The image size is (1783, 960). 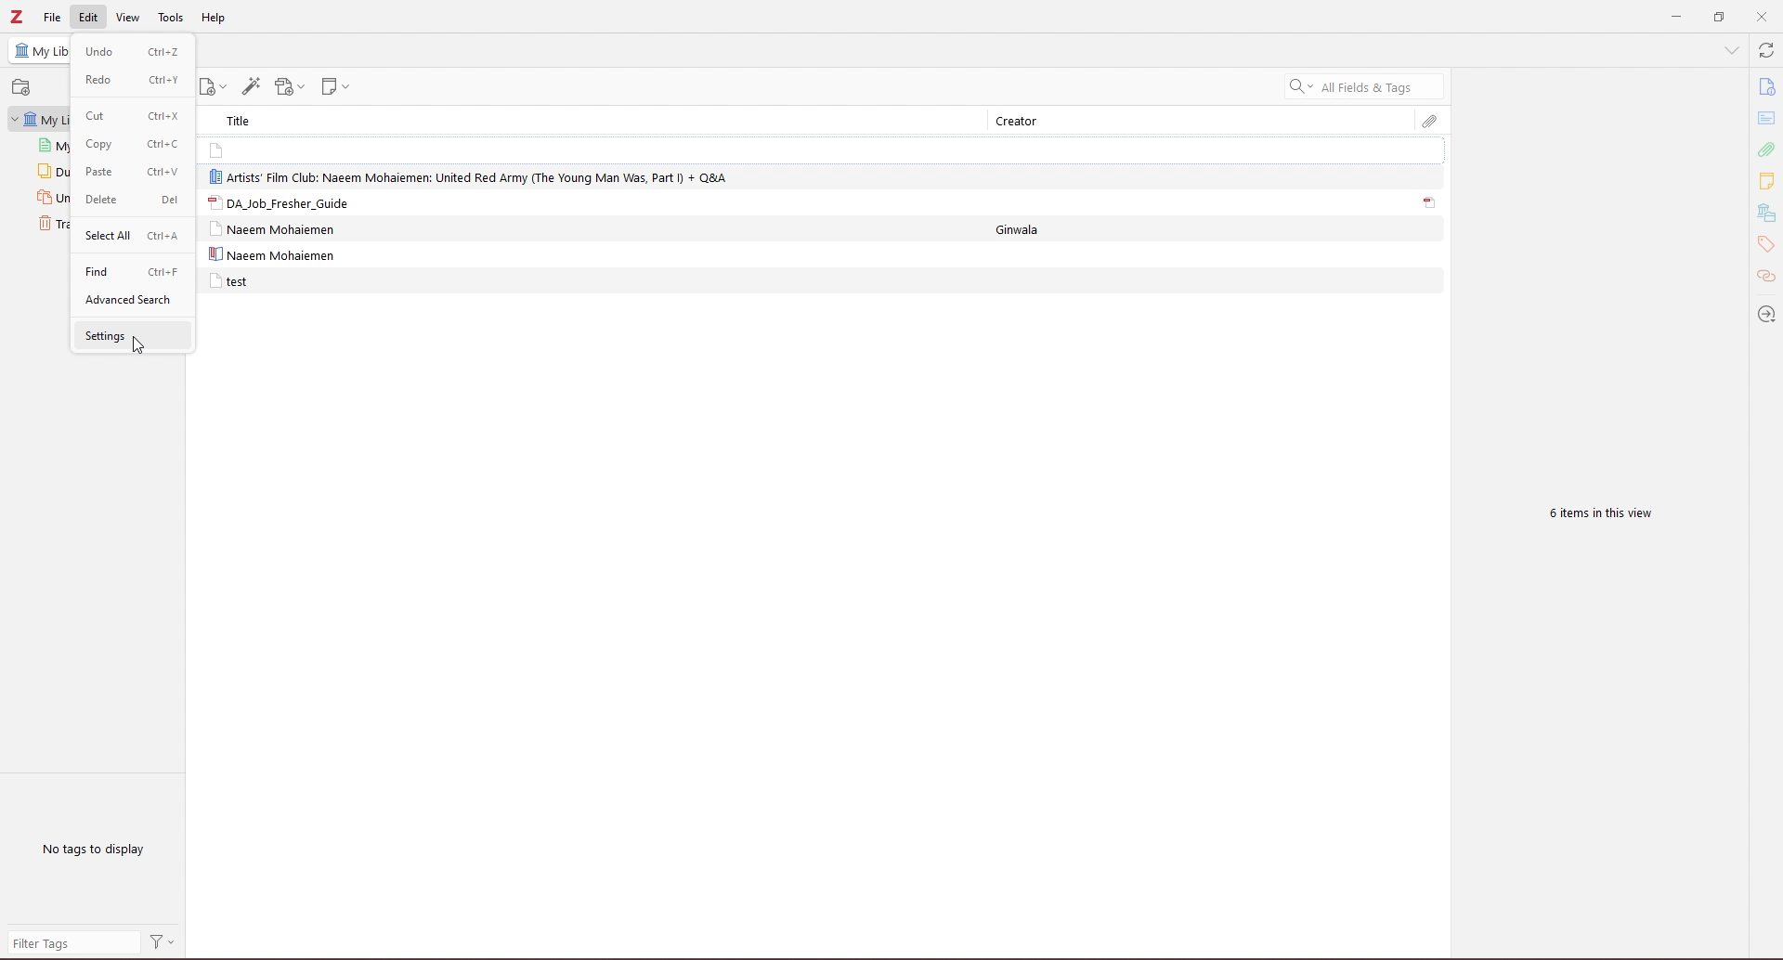 What do you see at coordinates (472, 175) in the screenshot?
I see `Artists’ Film Club: Naeem Mohaiemen: United Red Army (The Young Man Was, Part I) + Q&A` at bounding box center [472, 175].